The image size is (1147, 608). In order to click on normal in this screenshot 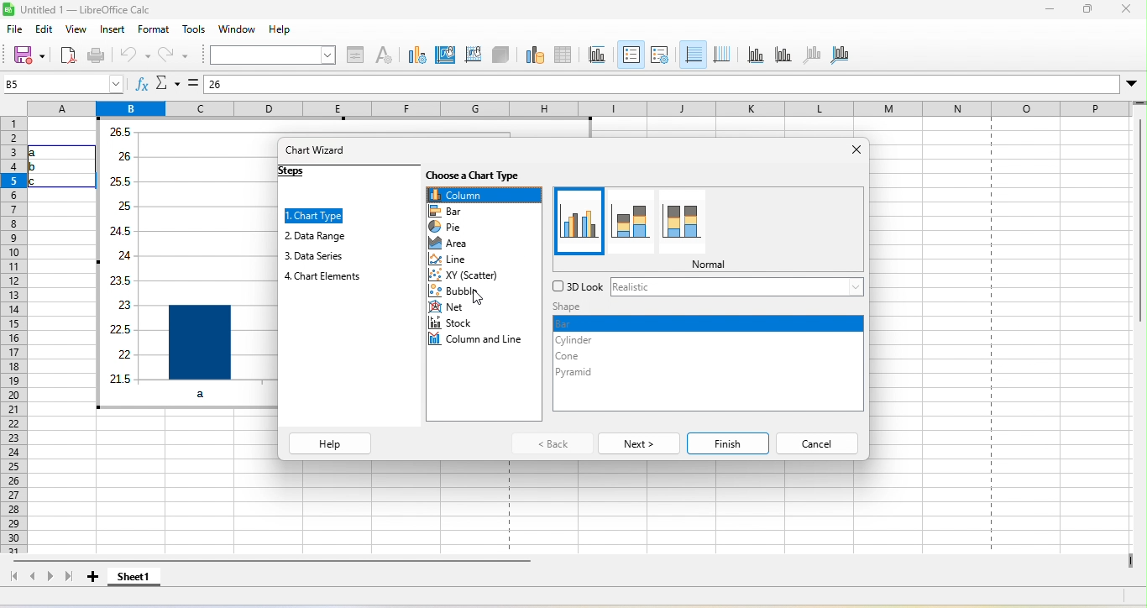, I will do `click(577, 222)`.